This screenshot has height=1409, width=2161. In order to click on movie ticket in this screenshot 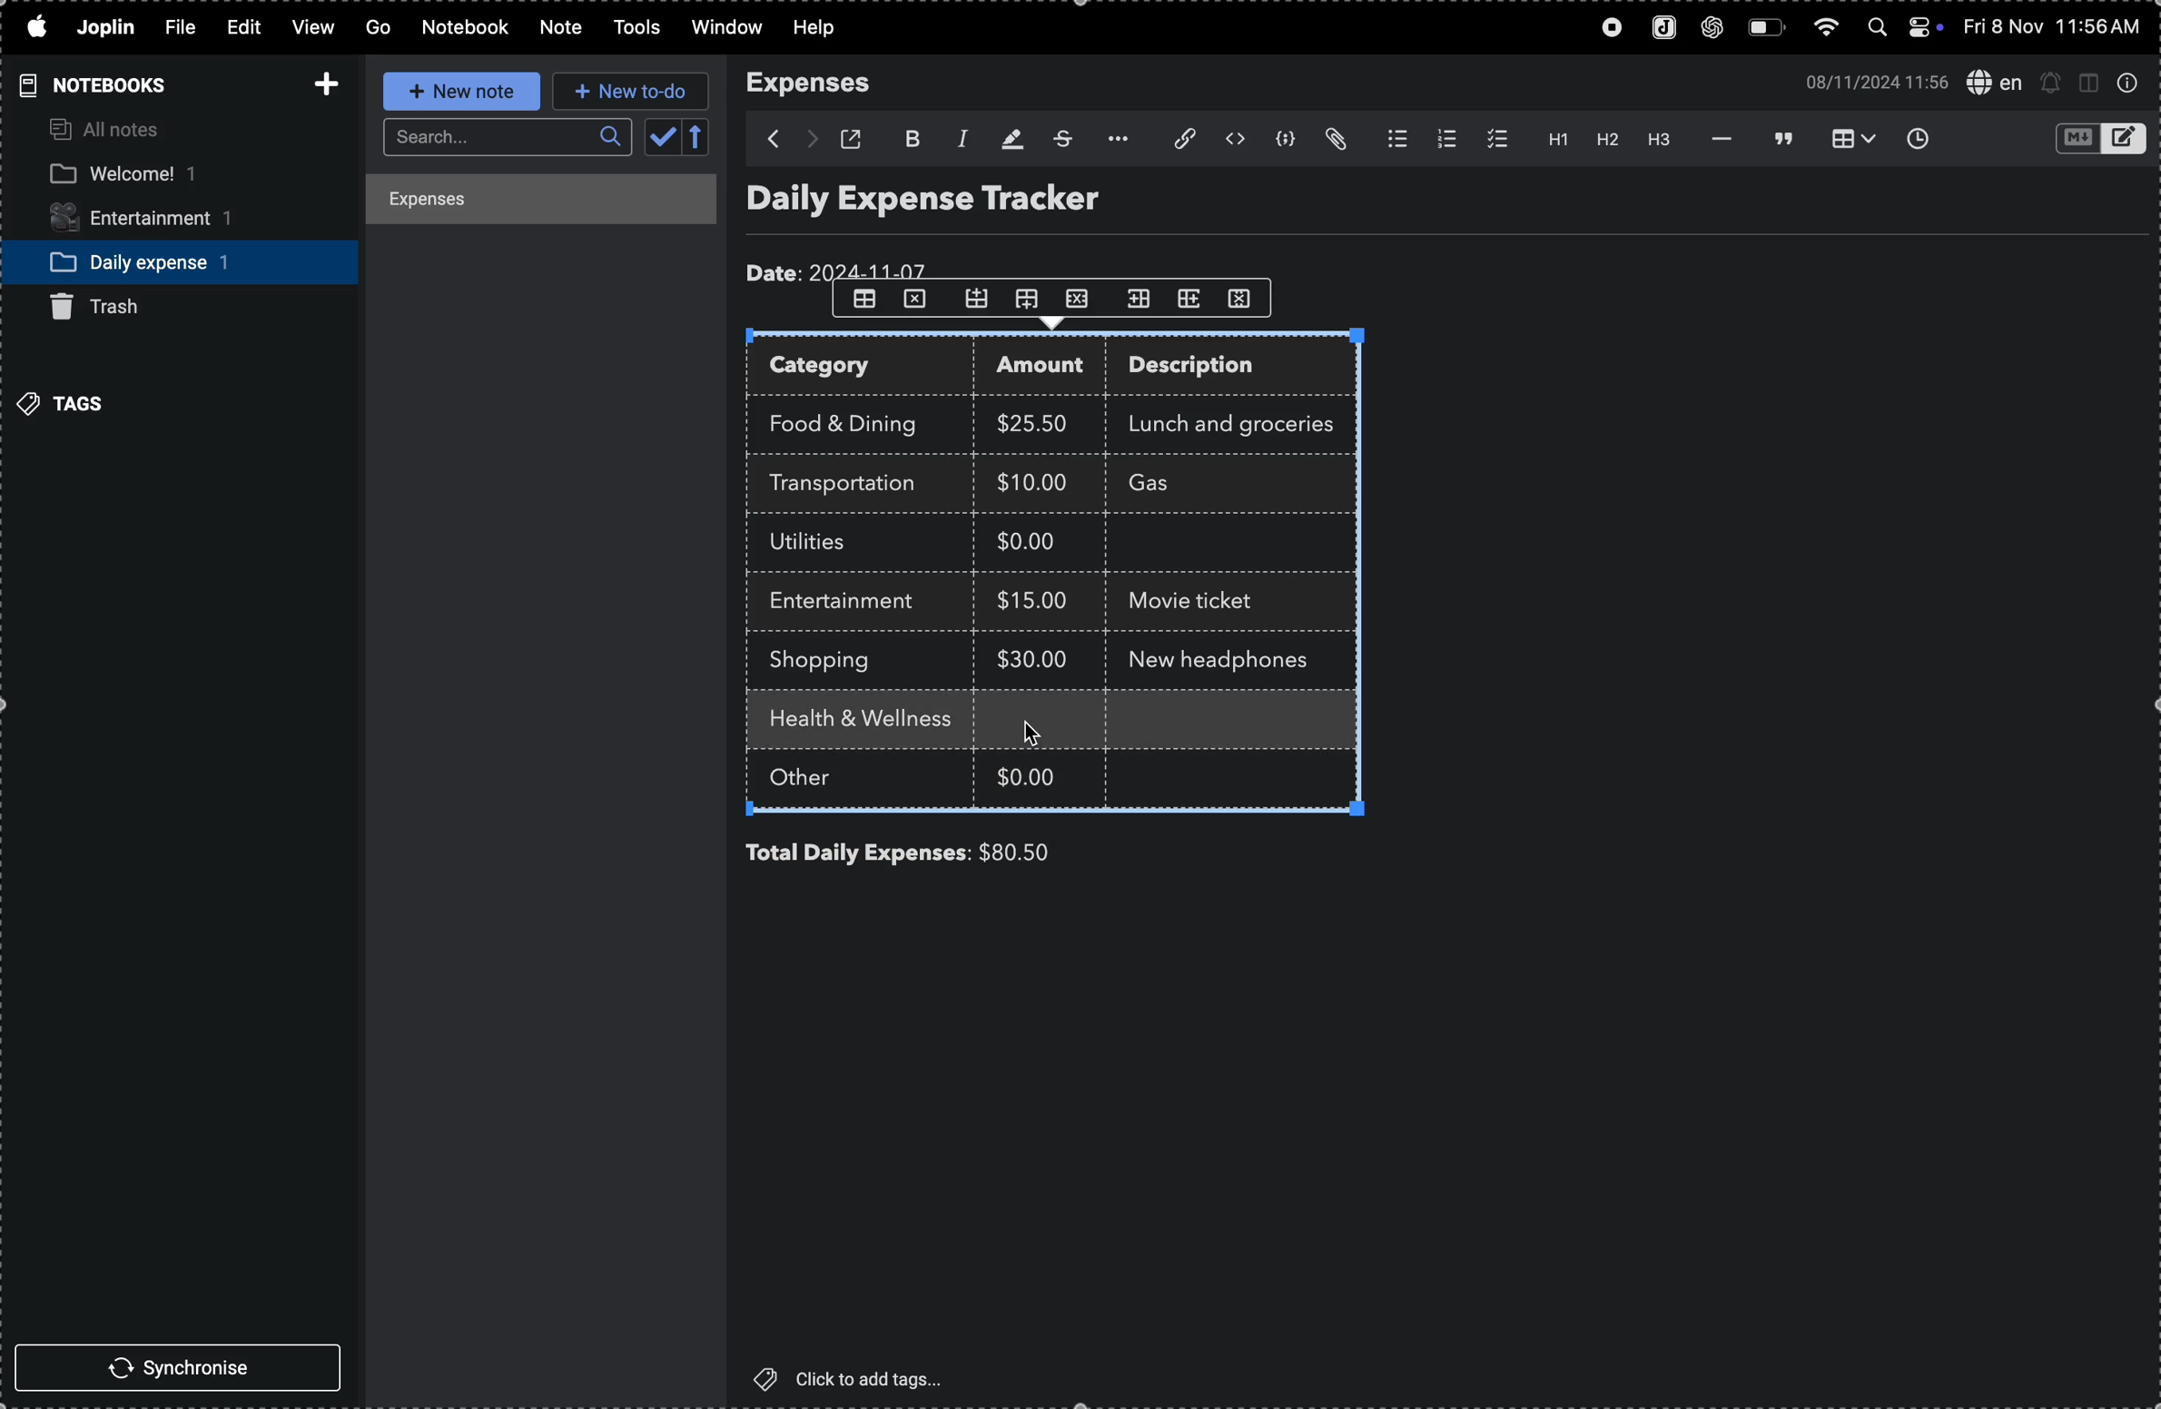, I will do `click(1199, 604)`.